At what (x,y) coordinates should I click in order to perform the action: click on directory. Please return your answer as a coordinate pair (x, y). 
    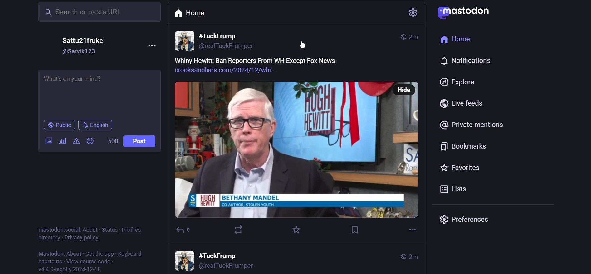
    Looking at the image, I should click on (48, 238).